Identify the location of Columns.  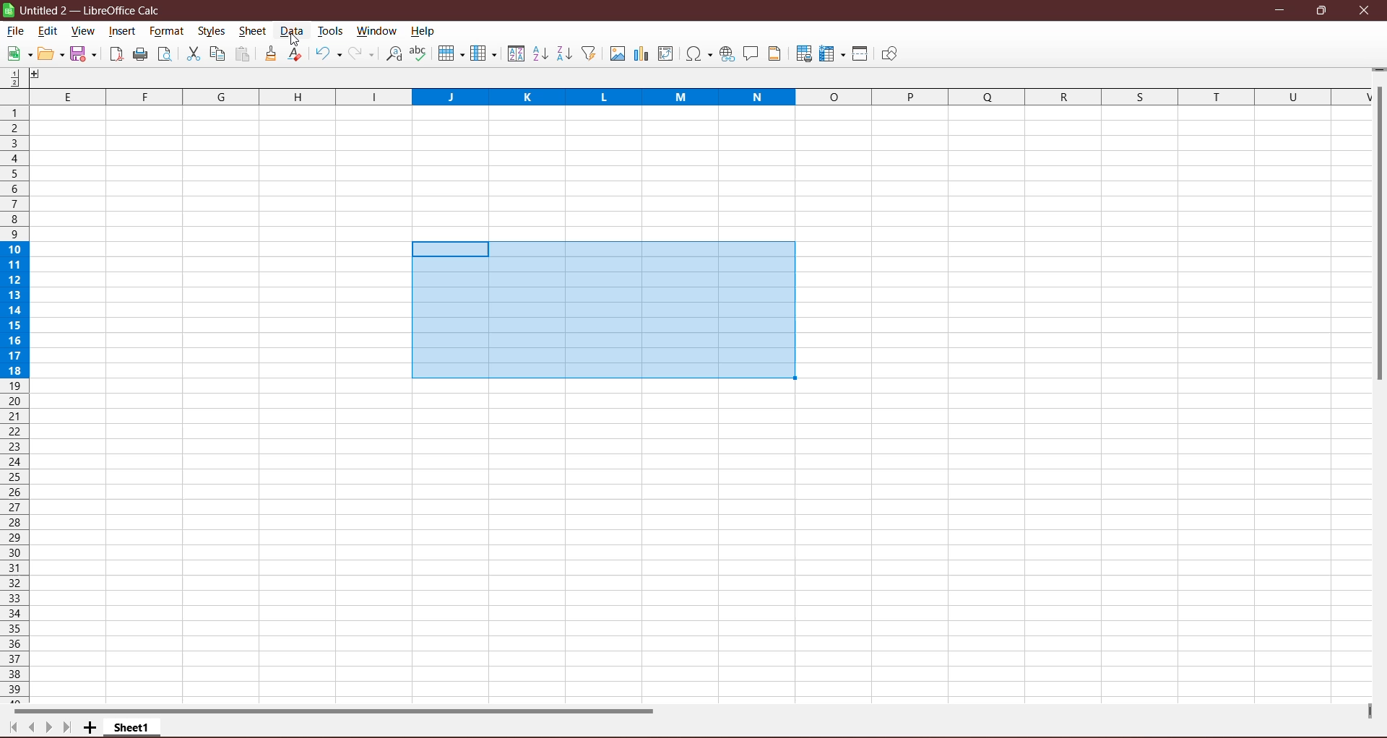
(483, 53).